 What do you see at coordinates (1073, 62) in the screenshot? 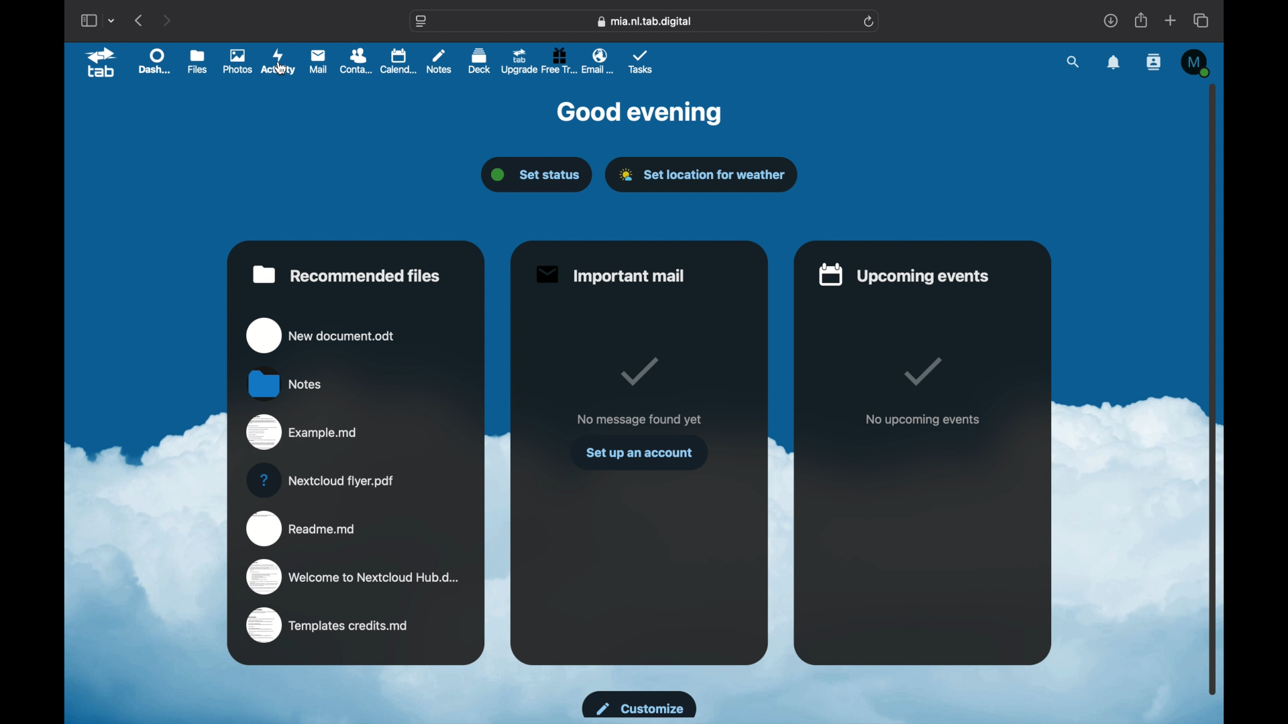
I see `search` at bounding box center [1073, 62].